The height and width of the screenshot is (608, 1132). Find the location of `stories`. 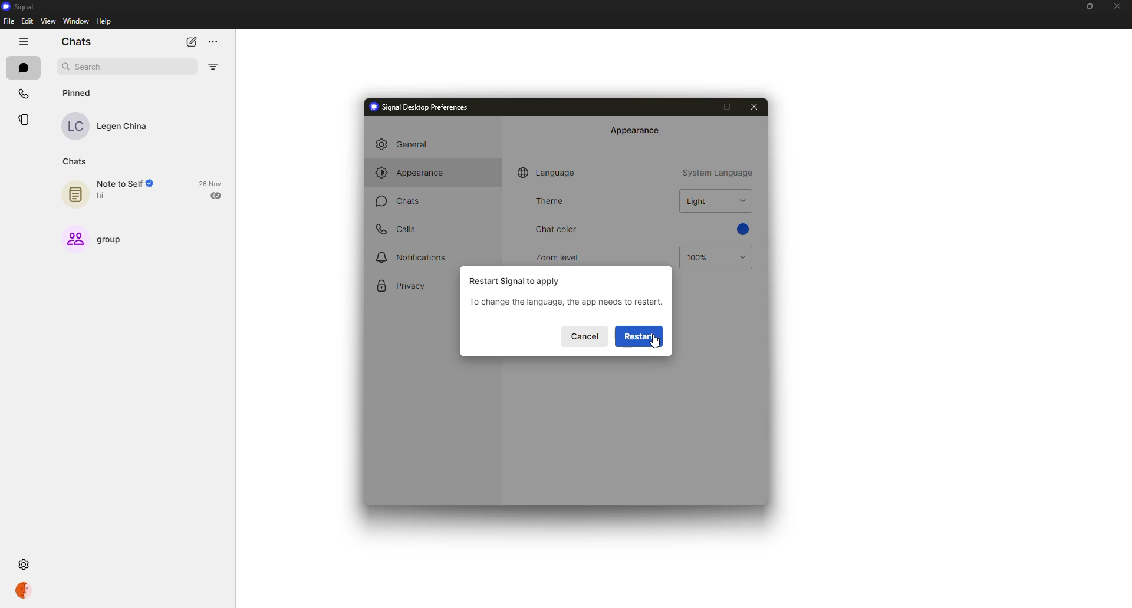

stories is located at coordinates (25, 120).